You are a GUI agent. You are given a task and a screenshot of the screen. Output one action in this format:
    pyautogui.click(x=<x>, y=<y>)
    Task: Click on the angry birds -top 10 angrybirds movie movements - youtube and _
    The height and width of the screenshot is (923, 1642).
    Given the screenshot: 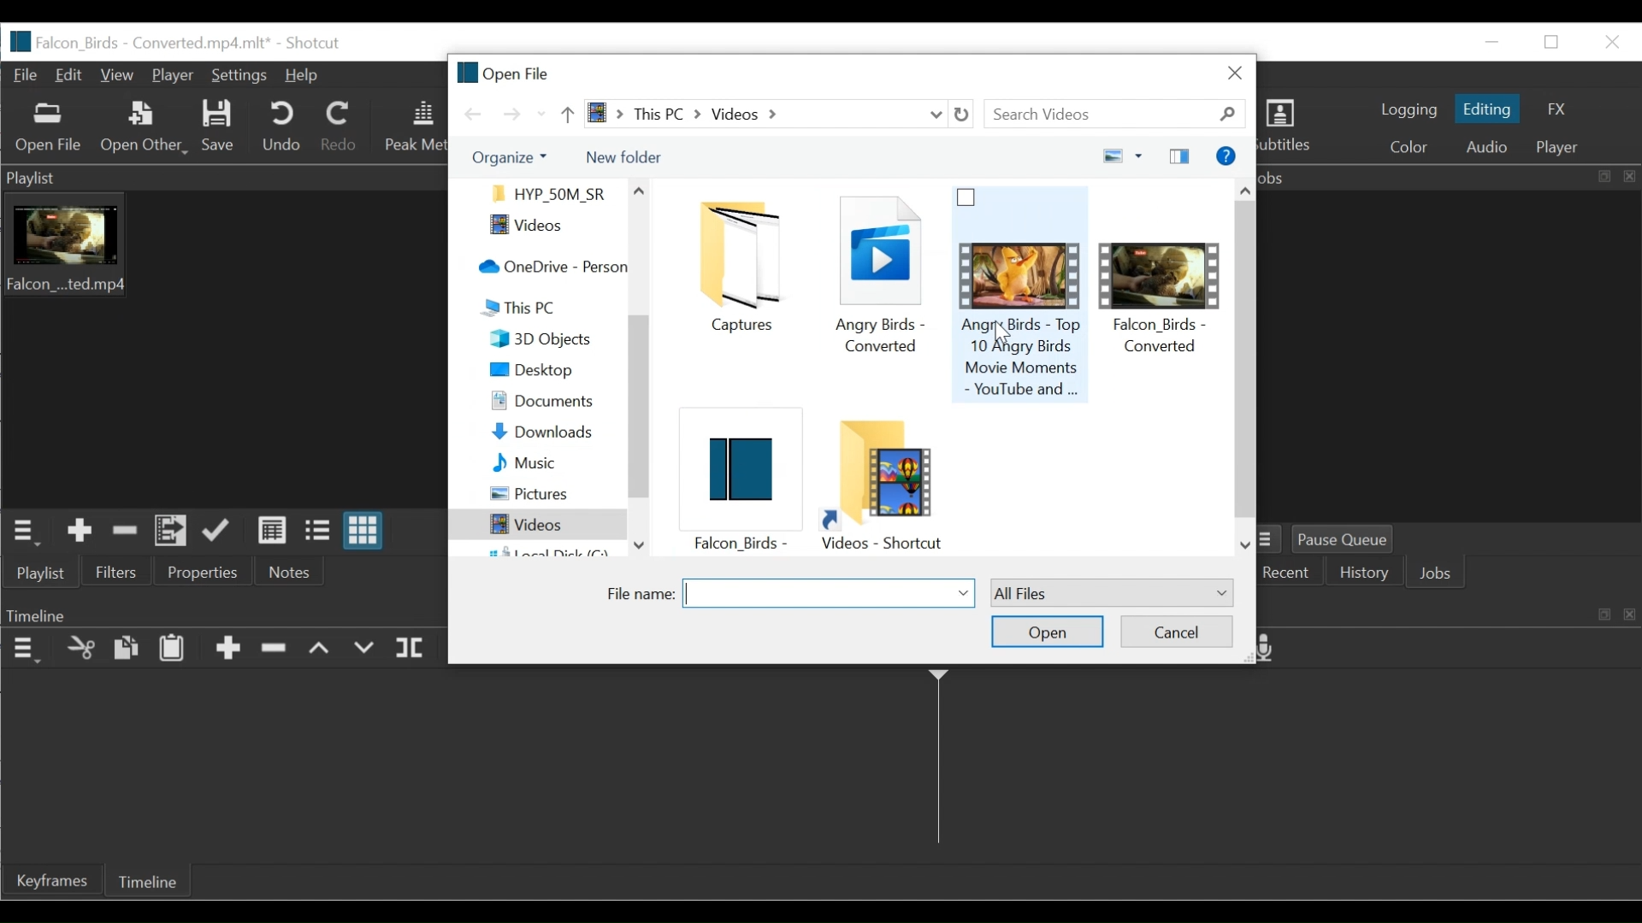 What is the action you would take?
    pyautogui.click(x=1023, y=296)
    